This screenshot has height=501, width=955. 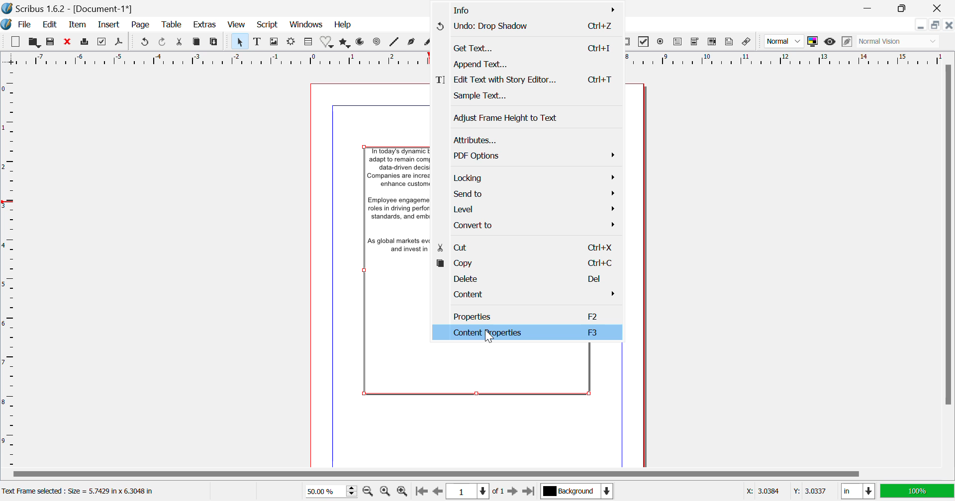 What do you see at coordinates (86, 42) in the screenshot?
I see `Print` at bounding box center [86, 42].